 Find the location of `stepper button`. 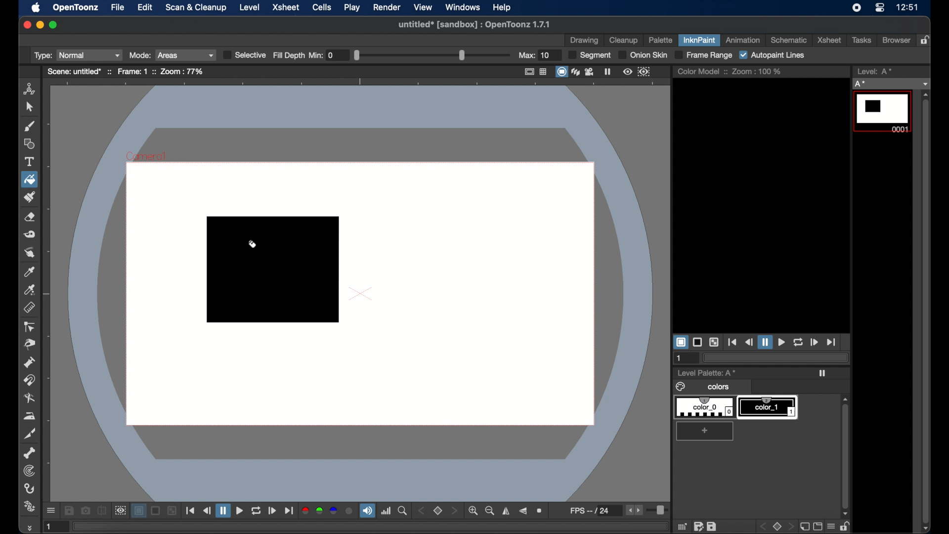

stepper button is located at coordinates (454, 510).